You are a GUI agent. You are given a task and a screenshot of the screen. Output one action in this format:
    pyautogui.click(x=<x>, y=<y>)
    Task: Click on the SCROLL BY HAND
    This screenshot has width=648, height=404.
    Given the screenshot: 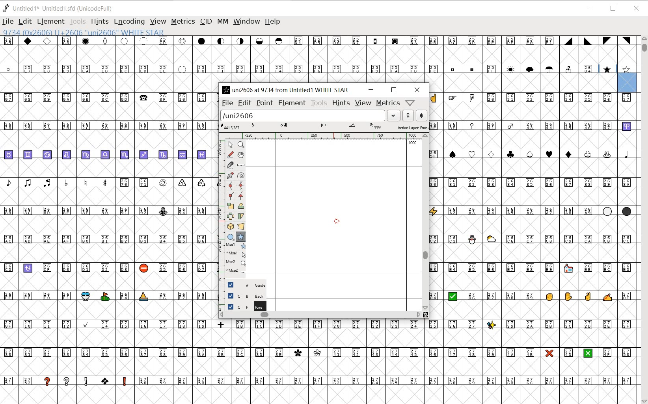 What is the action you would take?
    pyautogui.click(x=240, y=155)
    